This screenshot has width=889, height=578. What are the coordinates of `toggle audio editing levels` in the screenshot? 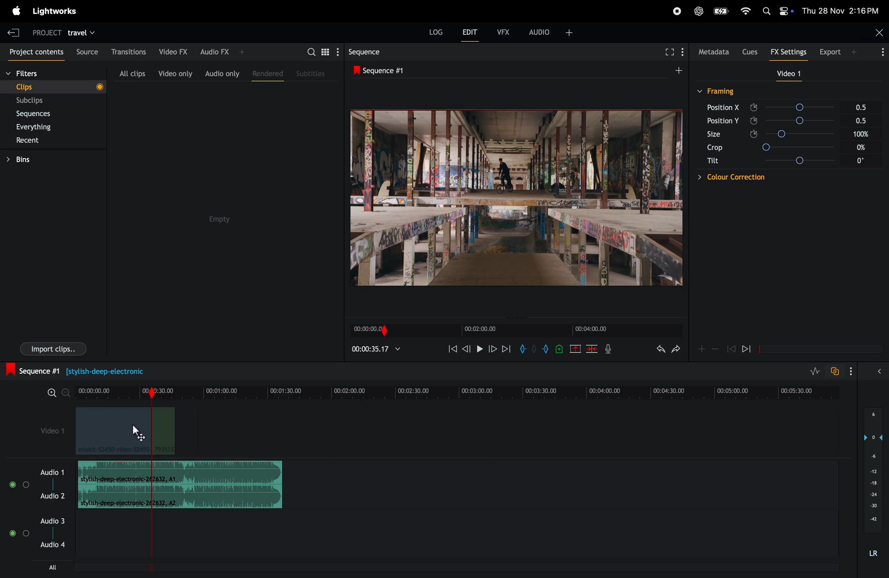 It's located at (815, 372).